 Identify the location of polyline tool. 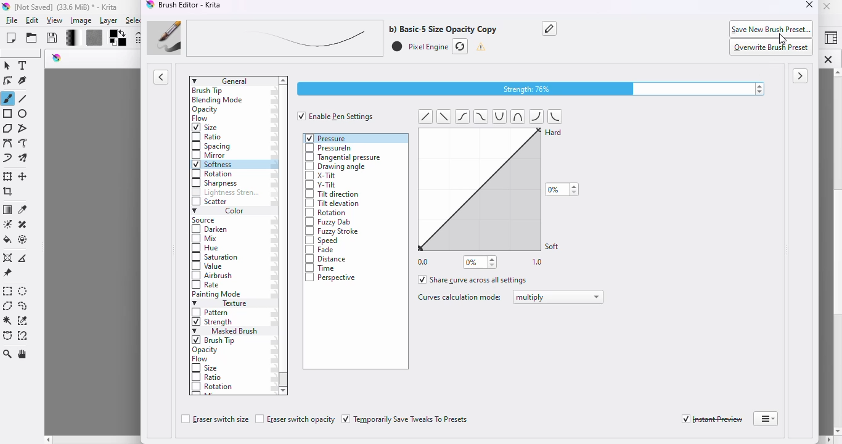
(25, 128).